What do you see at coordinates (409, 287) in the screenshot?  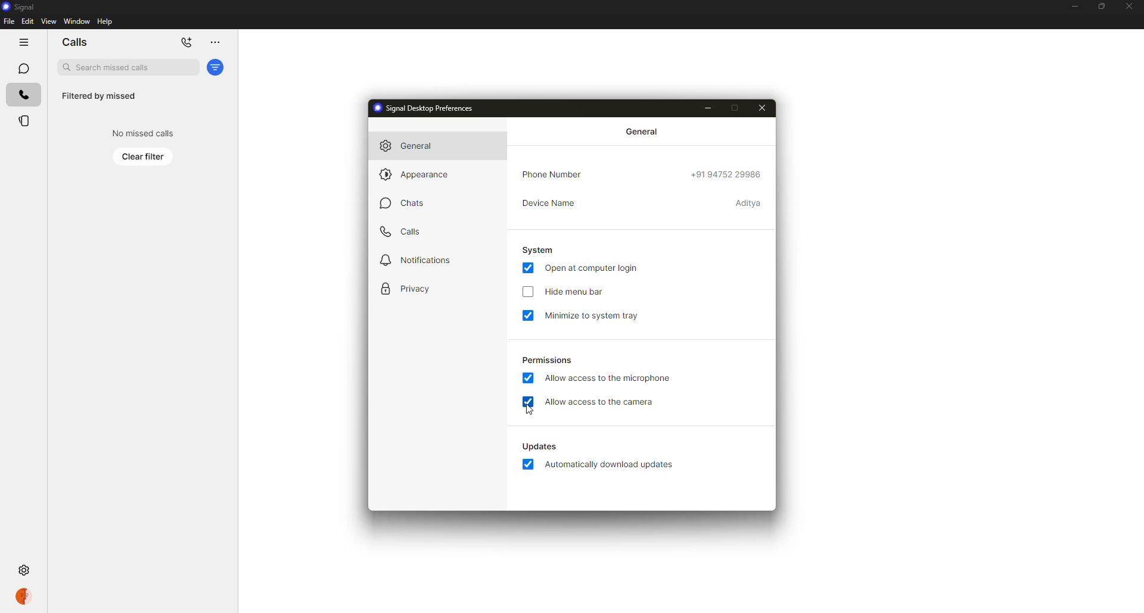 I see `privacy` at bounding box center [409, 287].